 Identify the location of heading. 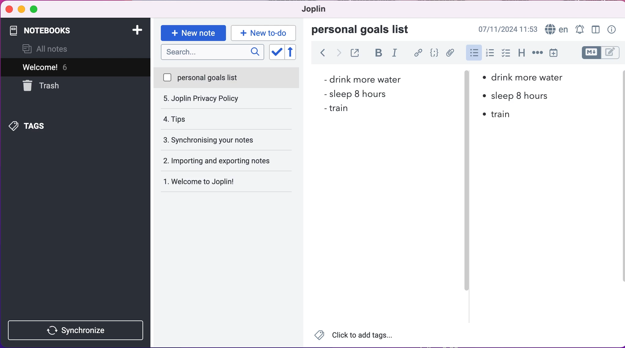
(521, 54).